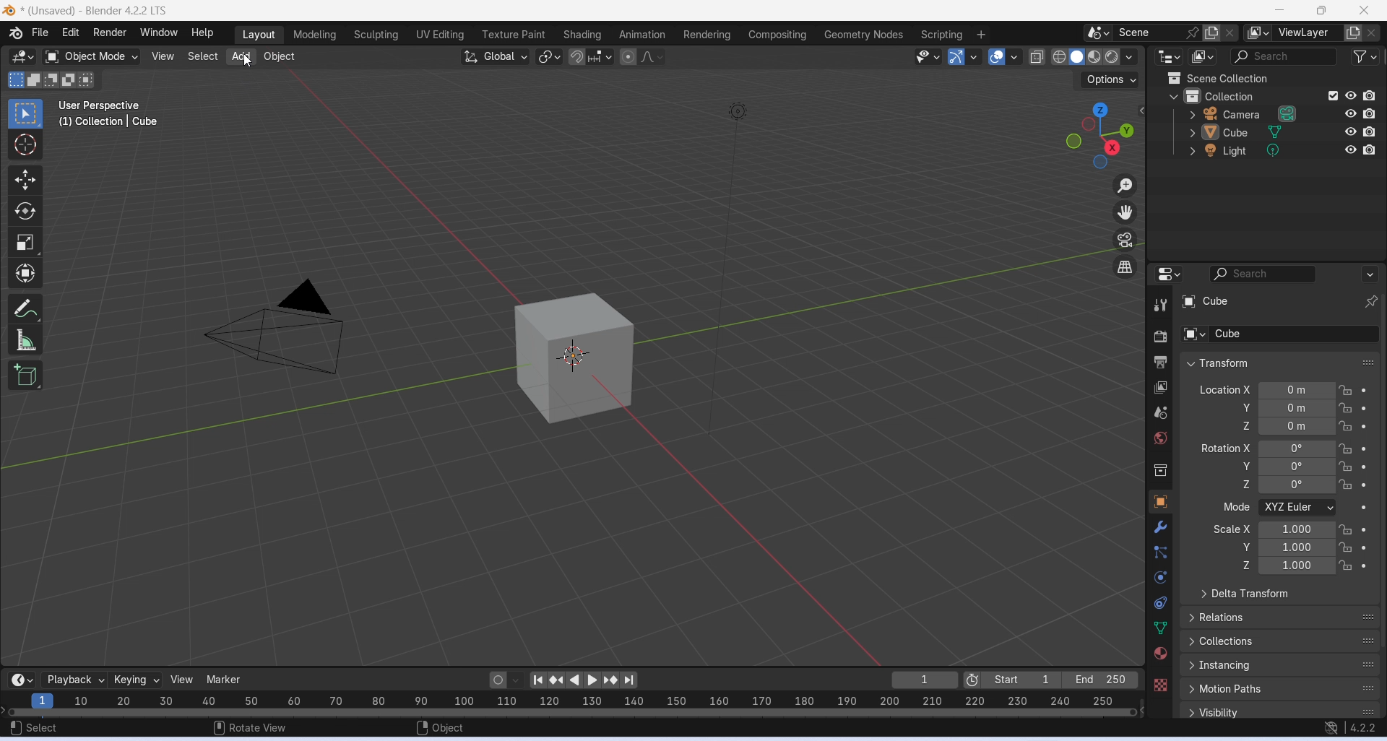 The width and height of the screenshot is (1387, 741). Describe the element at coordinates (1333, 95) in the screenshot. I see `execute from view layer` at that location.